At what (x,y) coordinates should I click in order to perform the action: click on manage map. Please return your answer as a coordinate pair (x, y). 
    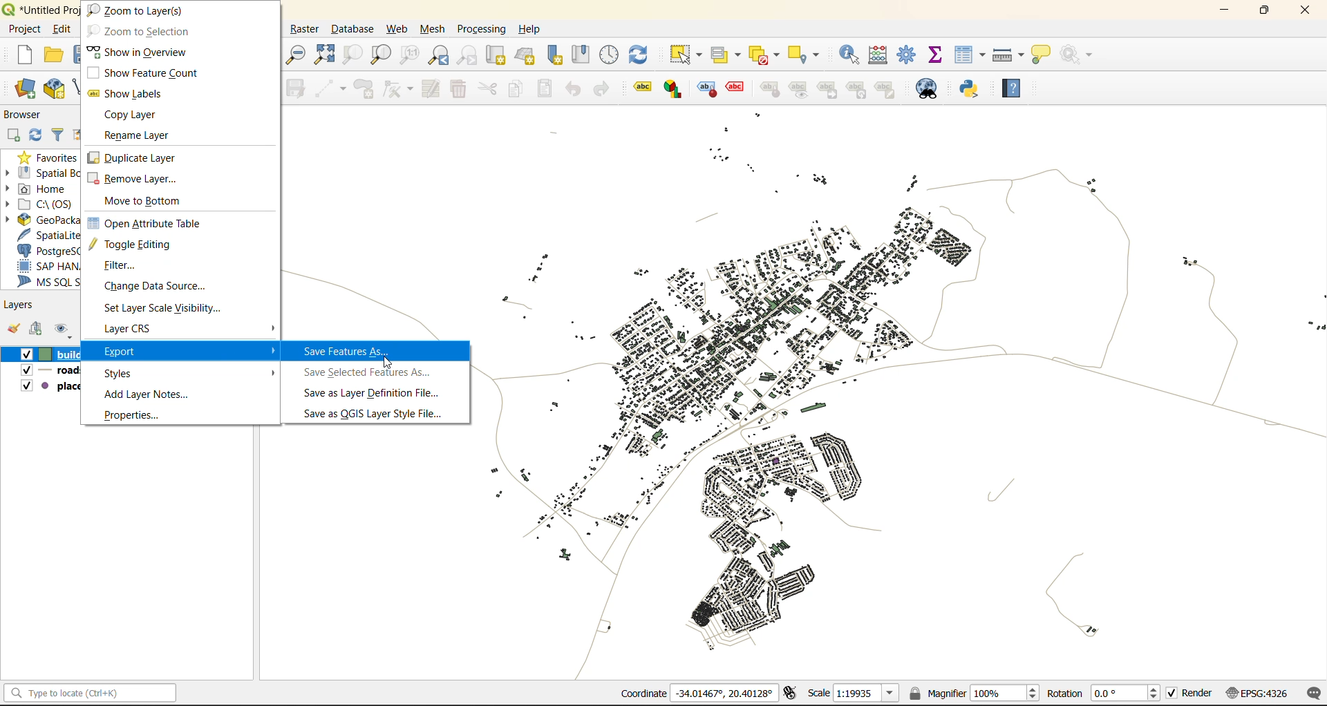
    Looking at the image, I should click on (61, 330).